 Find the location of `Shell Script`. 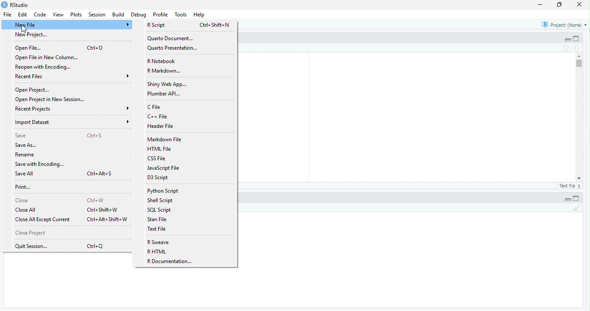

Shell Script is located at coordinates (160, 200).